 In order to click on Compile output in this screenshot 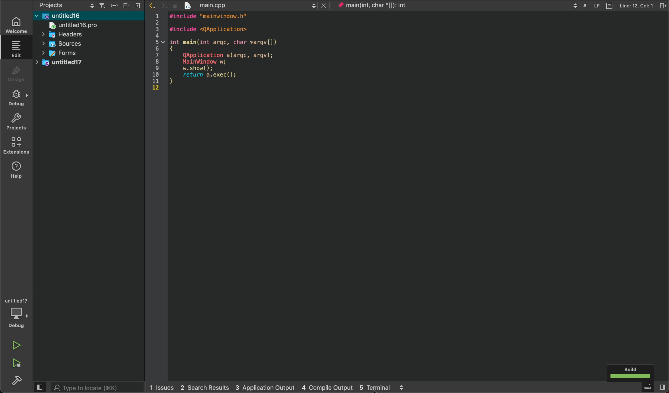, I will do `click(328, 387)`.